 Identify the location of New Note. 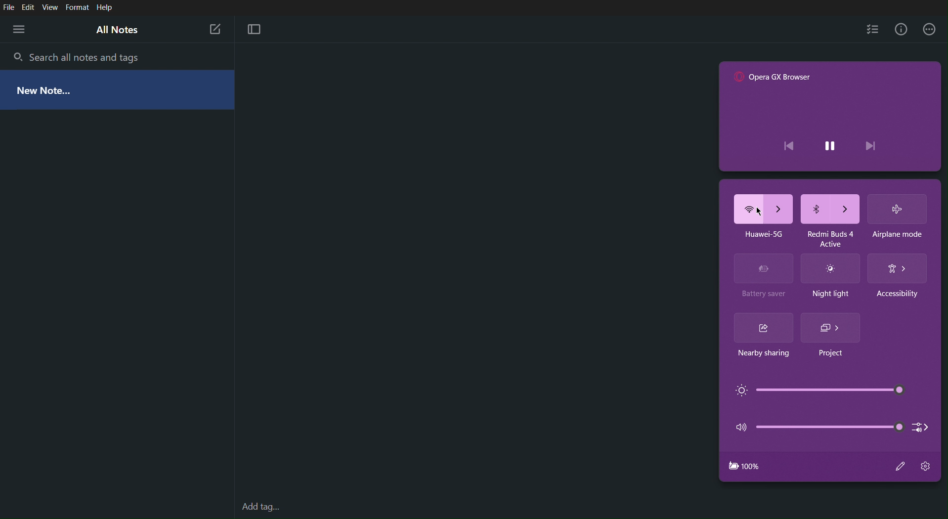
(214, 28).